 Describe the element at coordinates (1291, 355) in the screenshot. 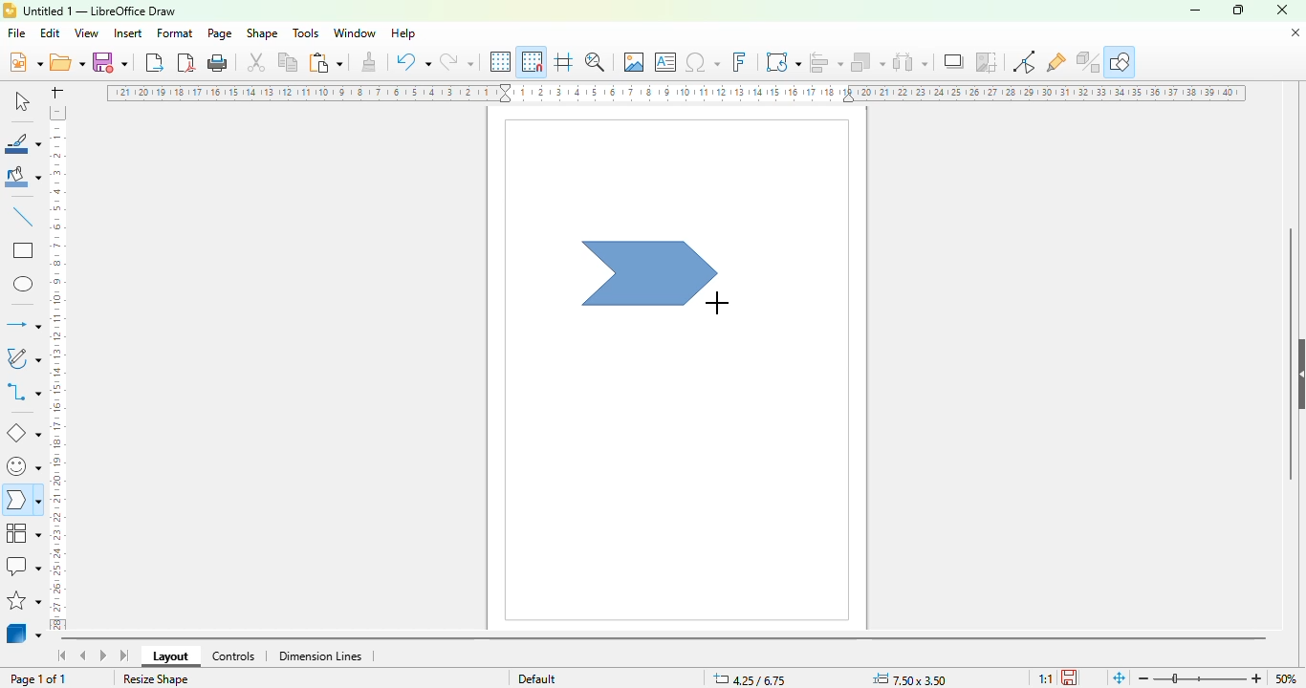

I see `vertical scroll bar` at that location.